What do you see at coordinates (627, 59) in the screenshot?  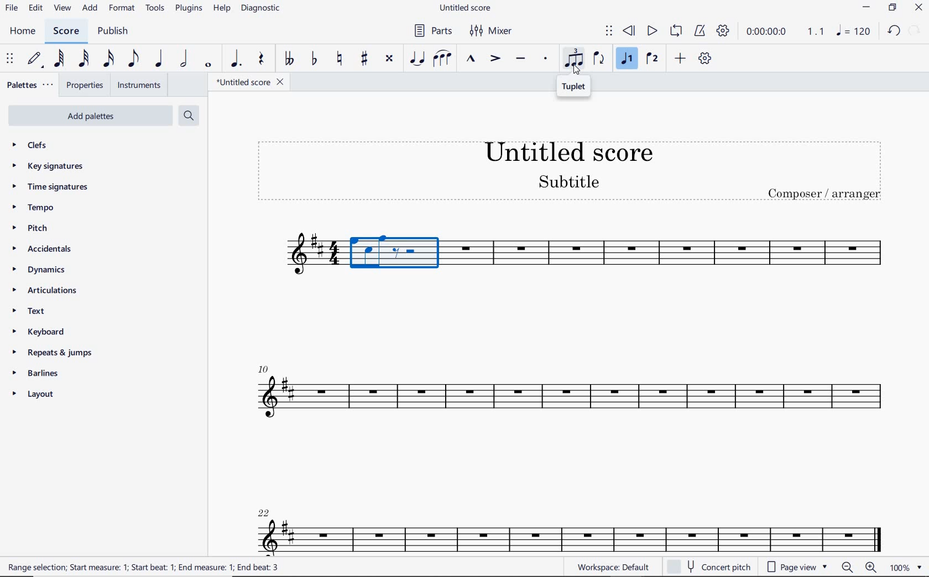 I see `VOICE 1` at bounding box center [627, 59].